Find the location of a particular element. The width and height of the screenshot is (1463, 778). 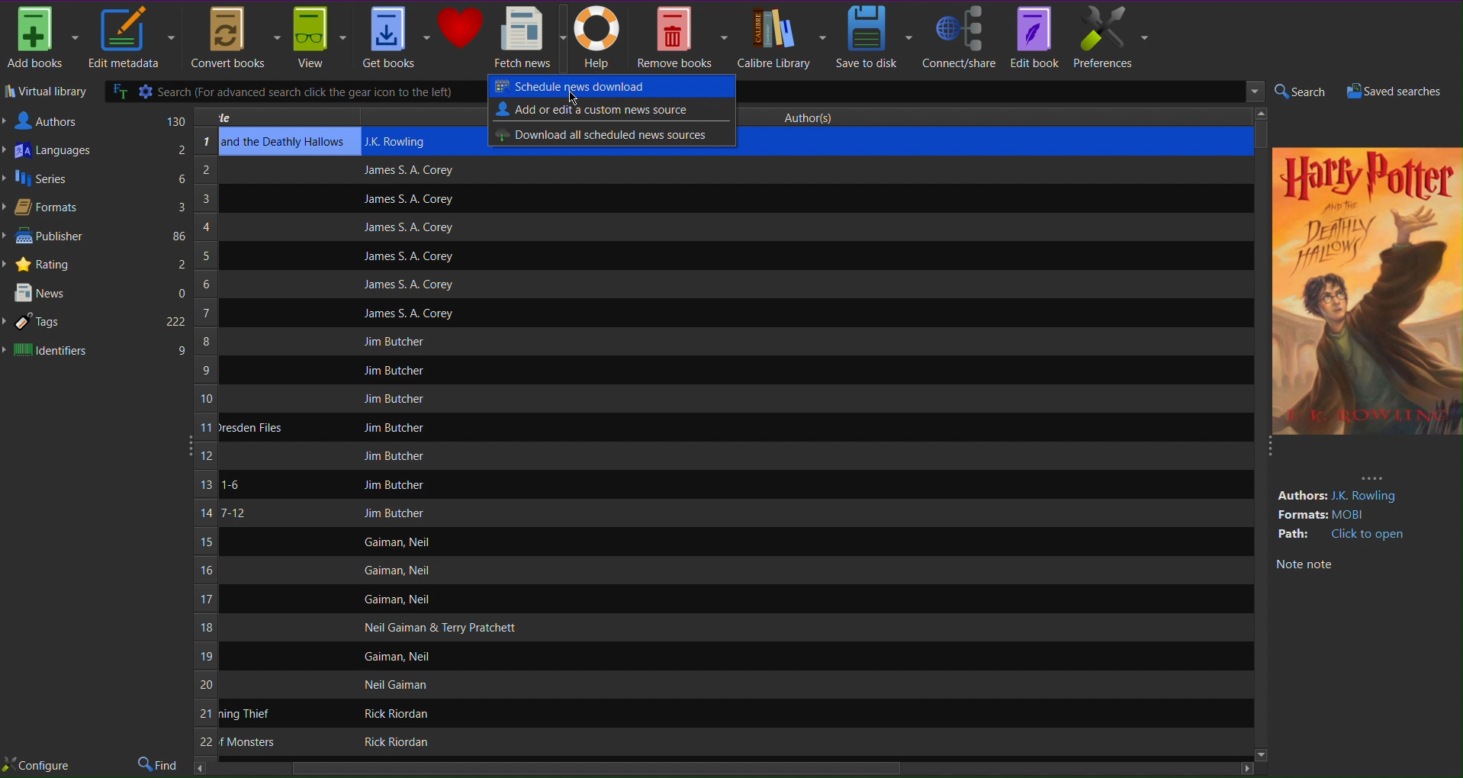

James S. A. Corey is located at coordinates (407, 228).